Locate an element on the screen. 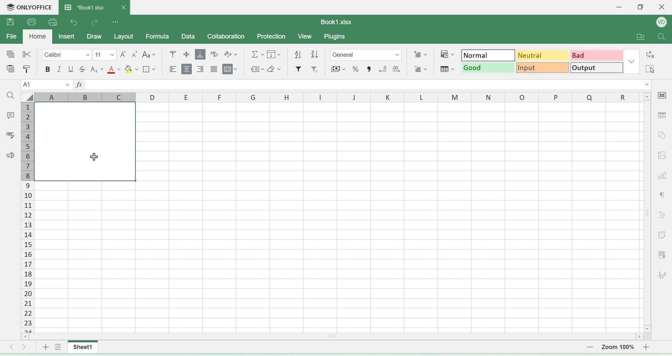  ascending order is located at coordinates (316, 54).